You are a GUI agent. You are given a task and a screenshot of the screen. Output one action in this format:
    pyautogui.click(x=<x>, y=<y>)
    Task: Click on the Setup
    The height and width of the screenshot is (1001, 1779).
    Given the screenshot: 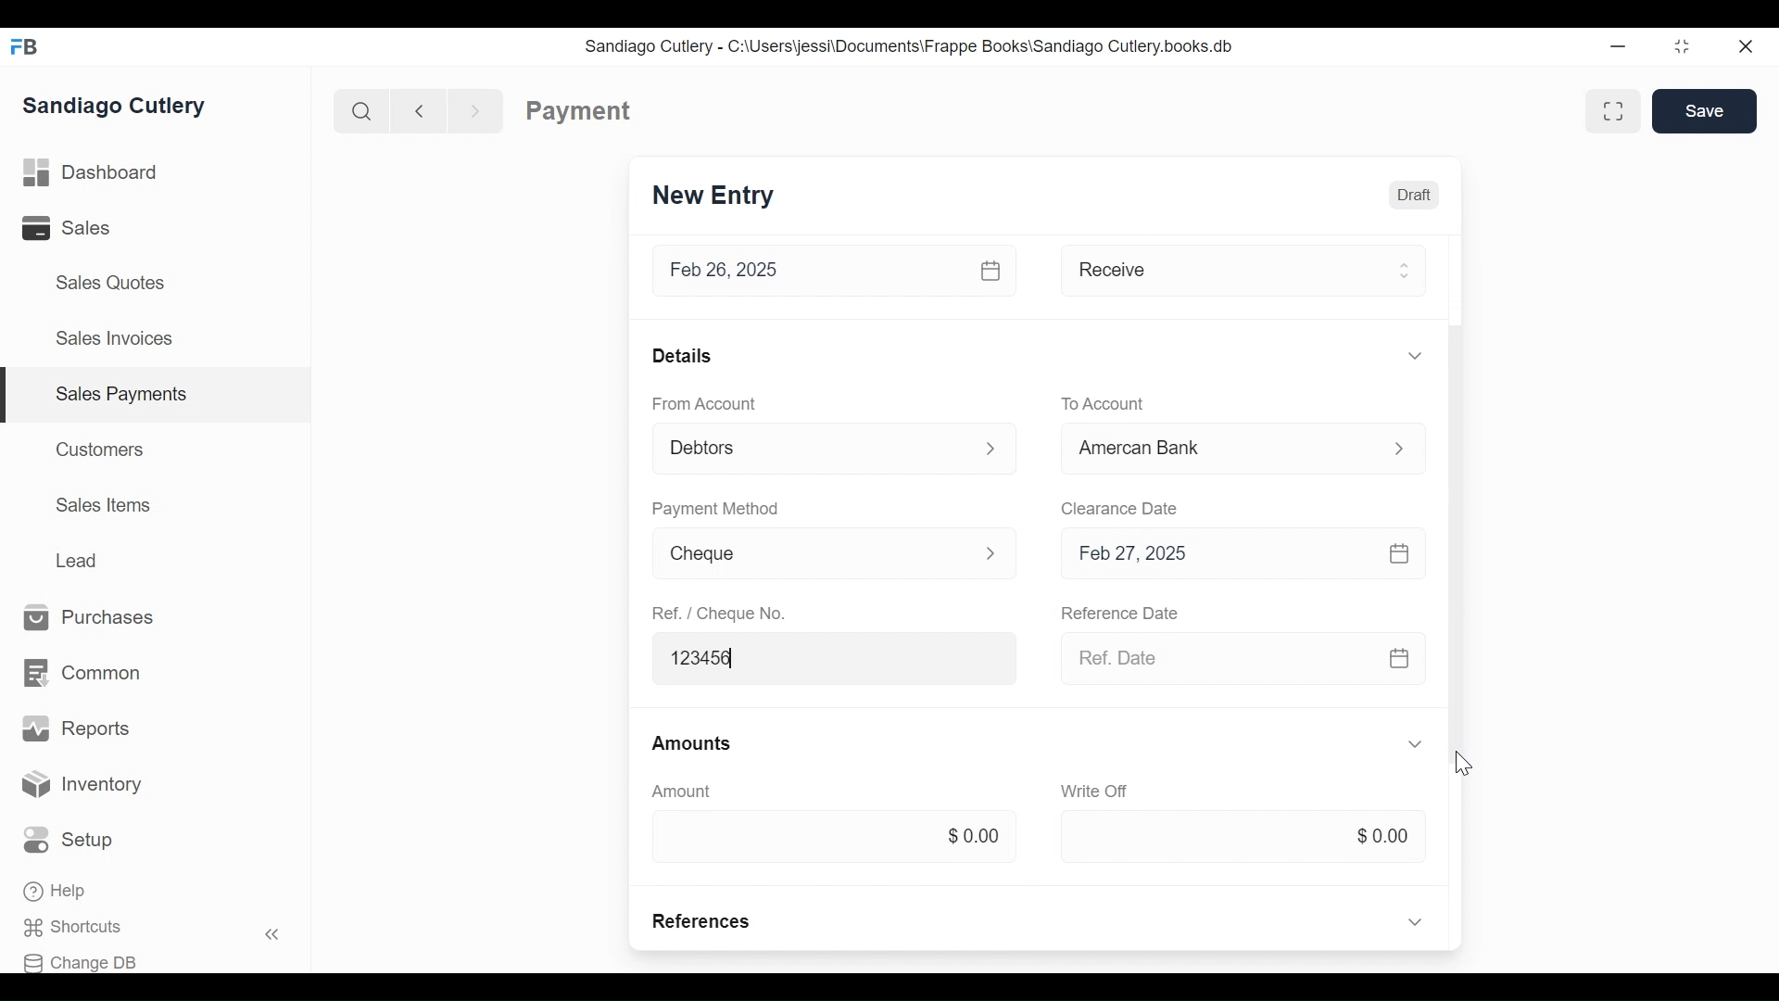 What is the action you would take?
    pyautogui.click(x=73, y=841)
    